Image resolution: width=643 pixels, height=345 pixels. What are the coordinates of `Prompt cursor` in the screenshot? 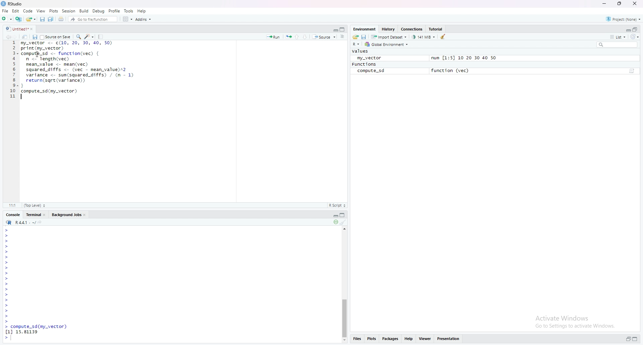 It's located at (6, 316).